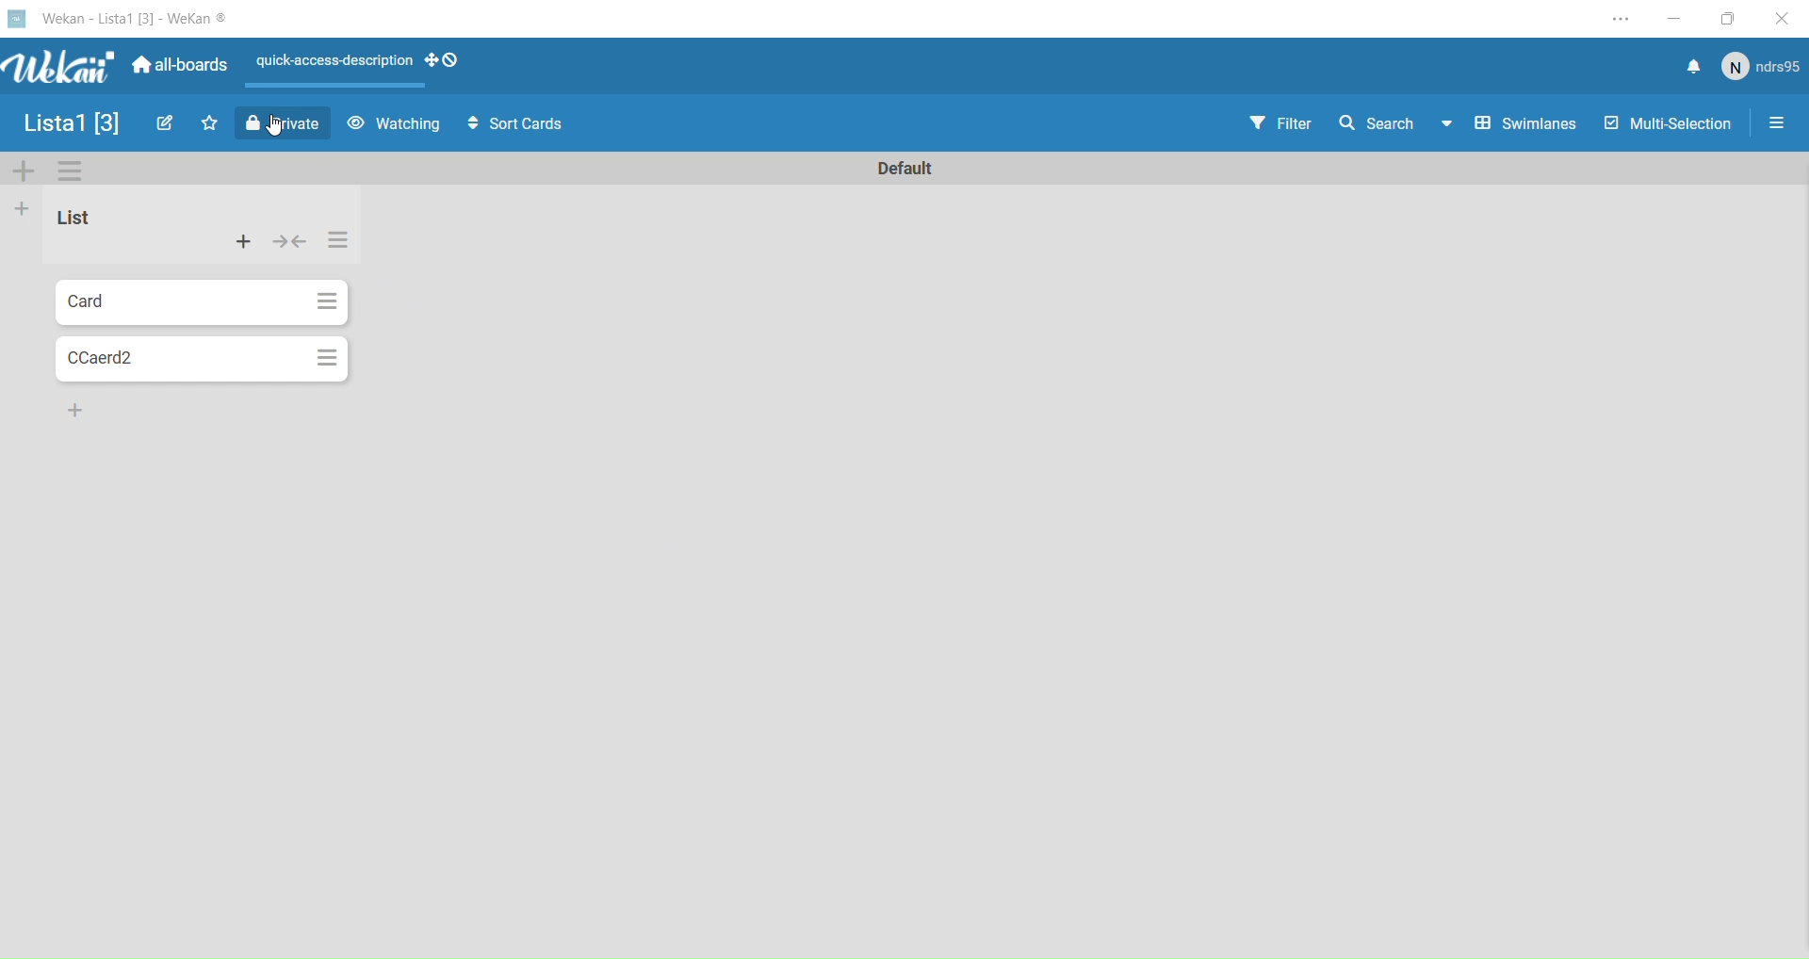 The image size is (1809, 959). What do you see at coordinates (1674, 15) in the screenshot?
I see `Minimize` at bounding box center [1674, 15].